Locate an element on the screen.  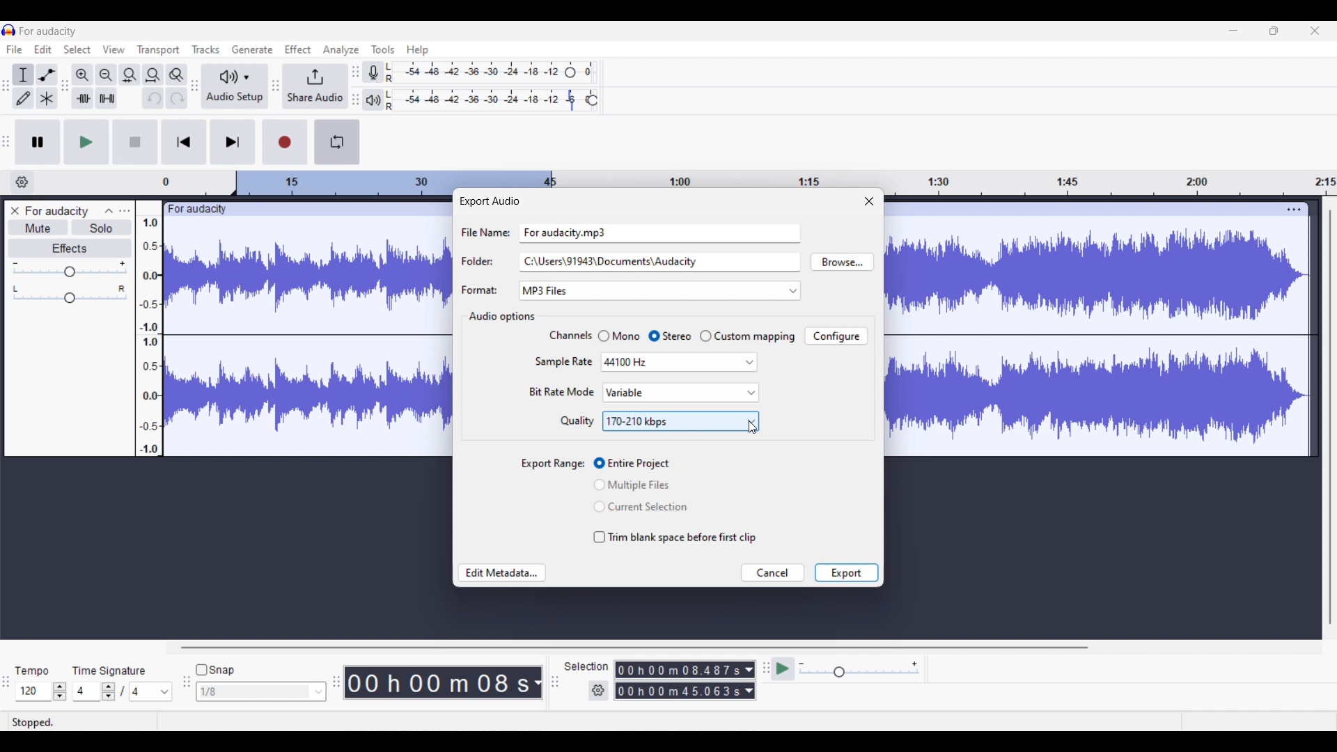
Project name - For audacity is located at coordinates (49, 31).